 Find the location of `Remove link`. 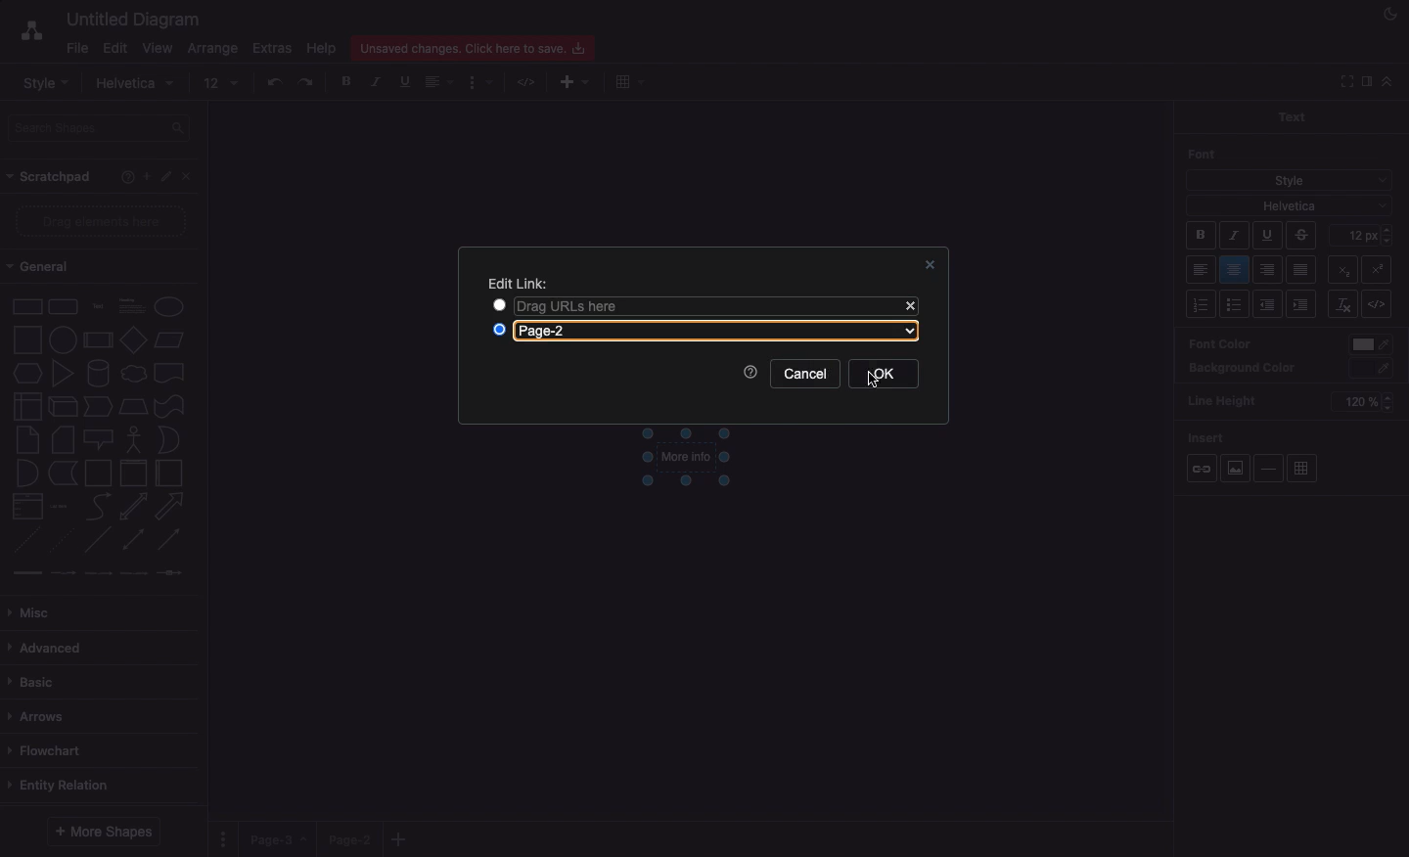

Remove link is located at coordinates (1342, 304).